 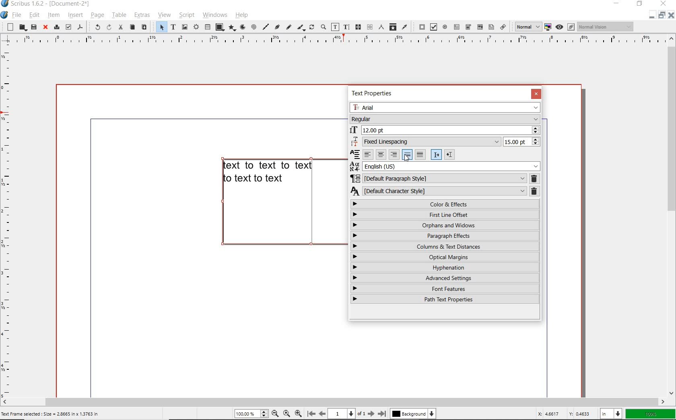 I want to click on cursor, so click(x=407, y=159).